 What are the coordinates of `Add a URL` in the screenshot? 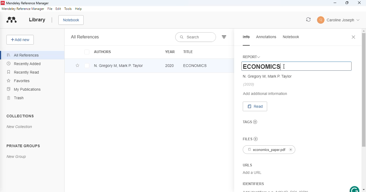 It's located at (252, 172).